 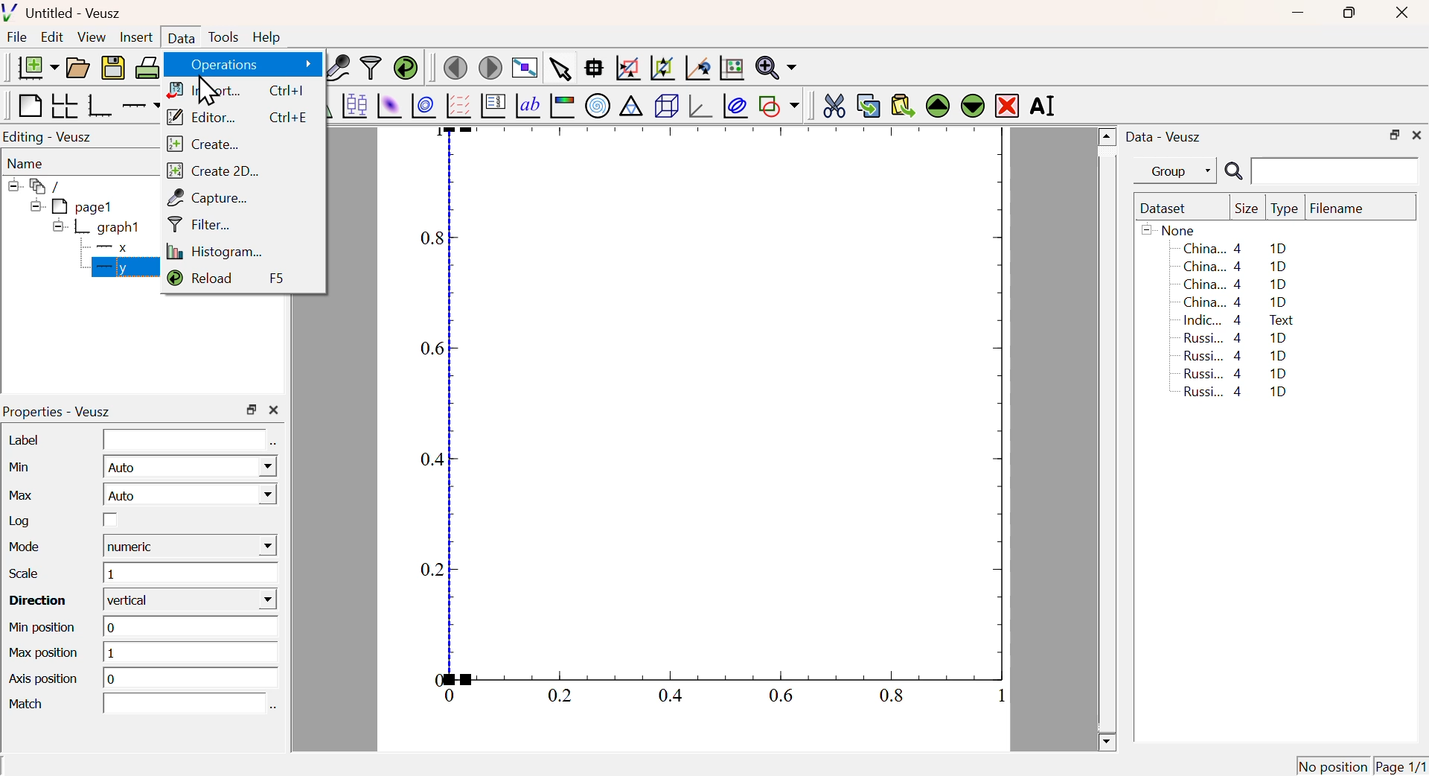 What do you see at coordinates (25, 467) in the screenshot?
I see `Min` at bounding box center [25, 467].